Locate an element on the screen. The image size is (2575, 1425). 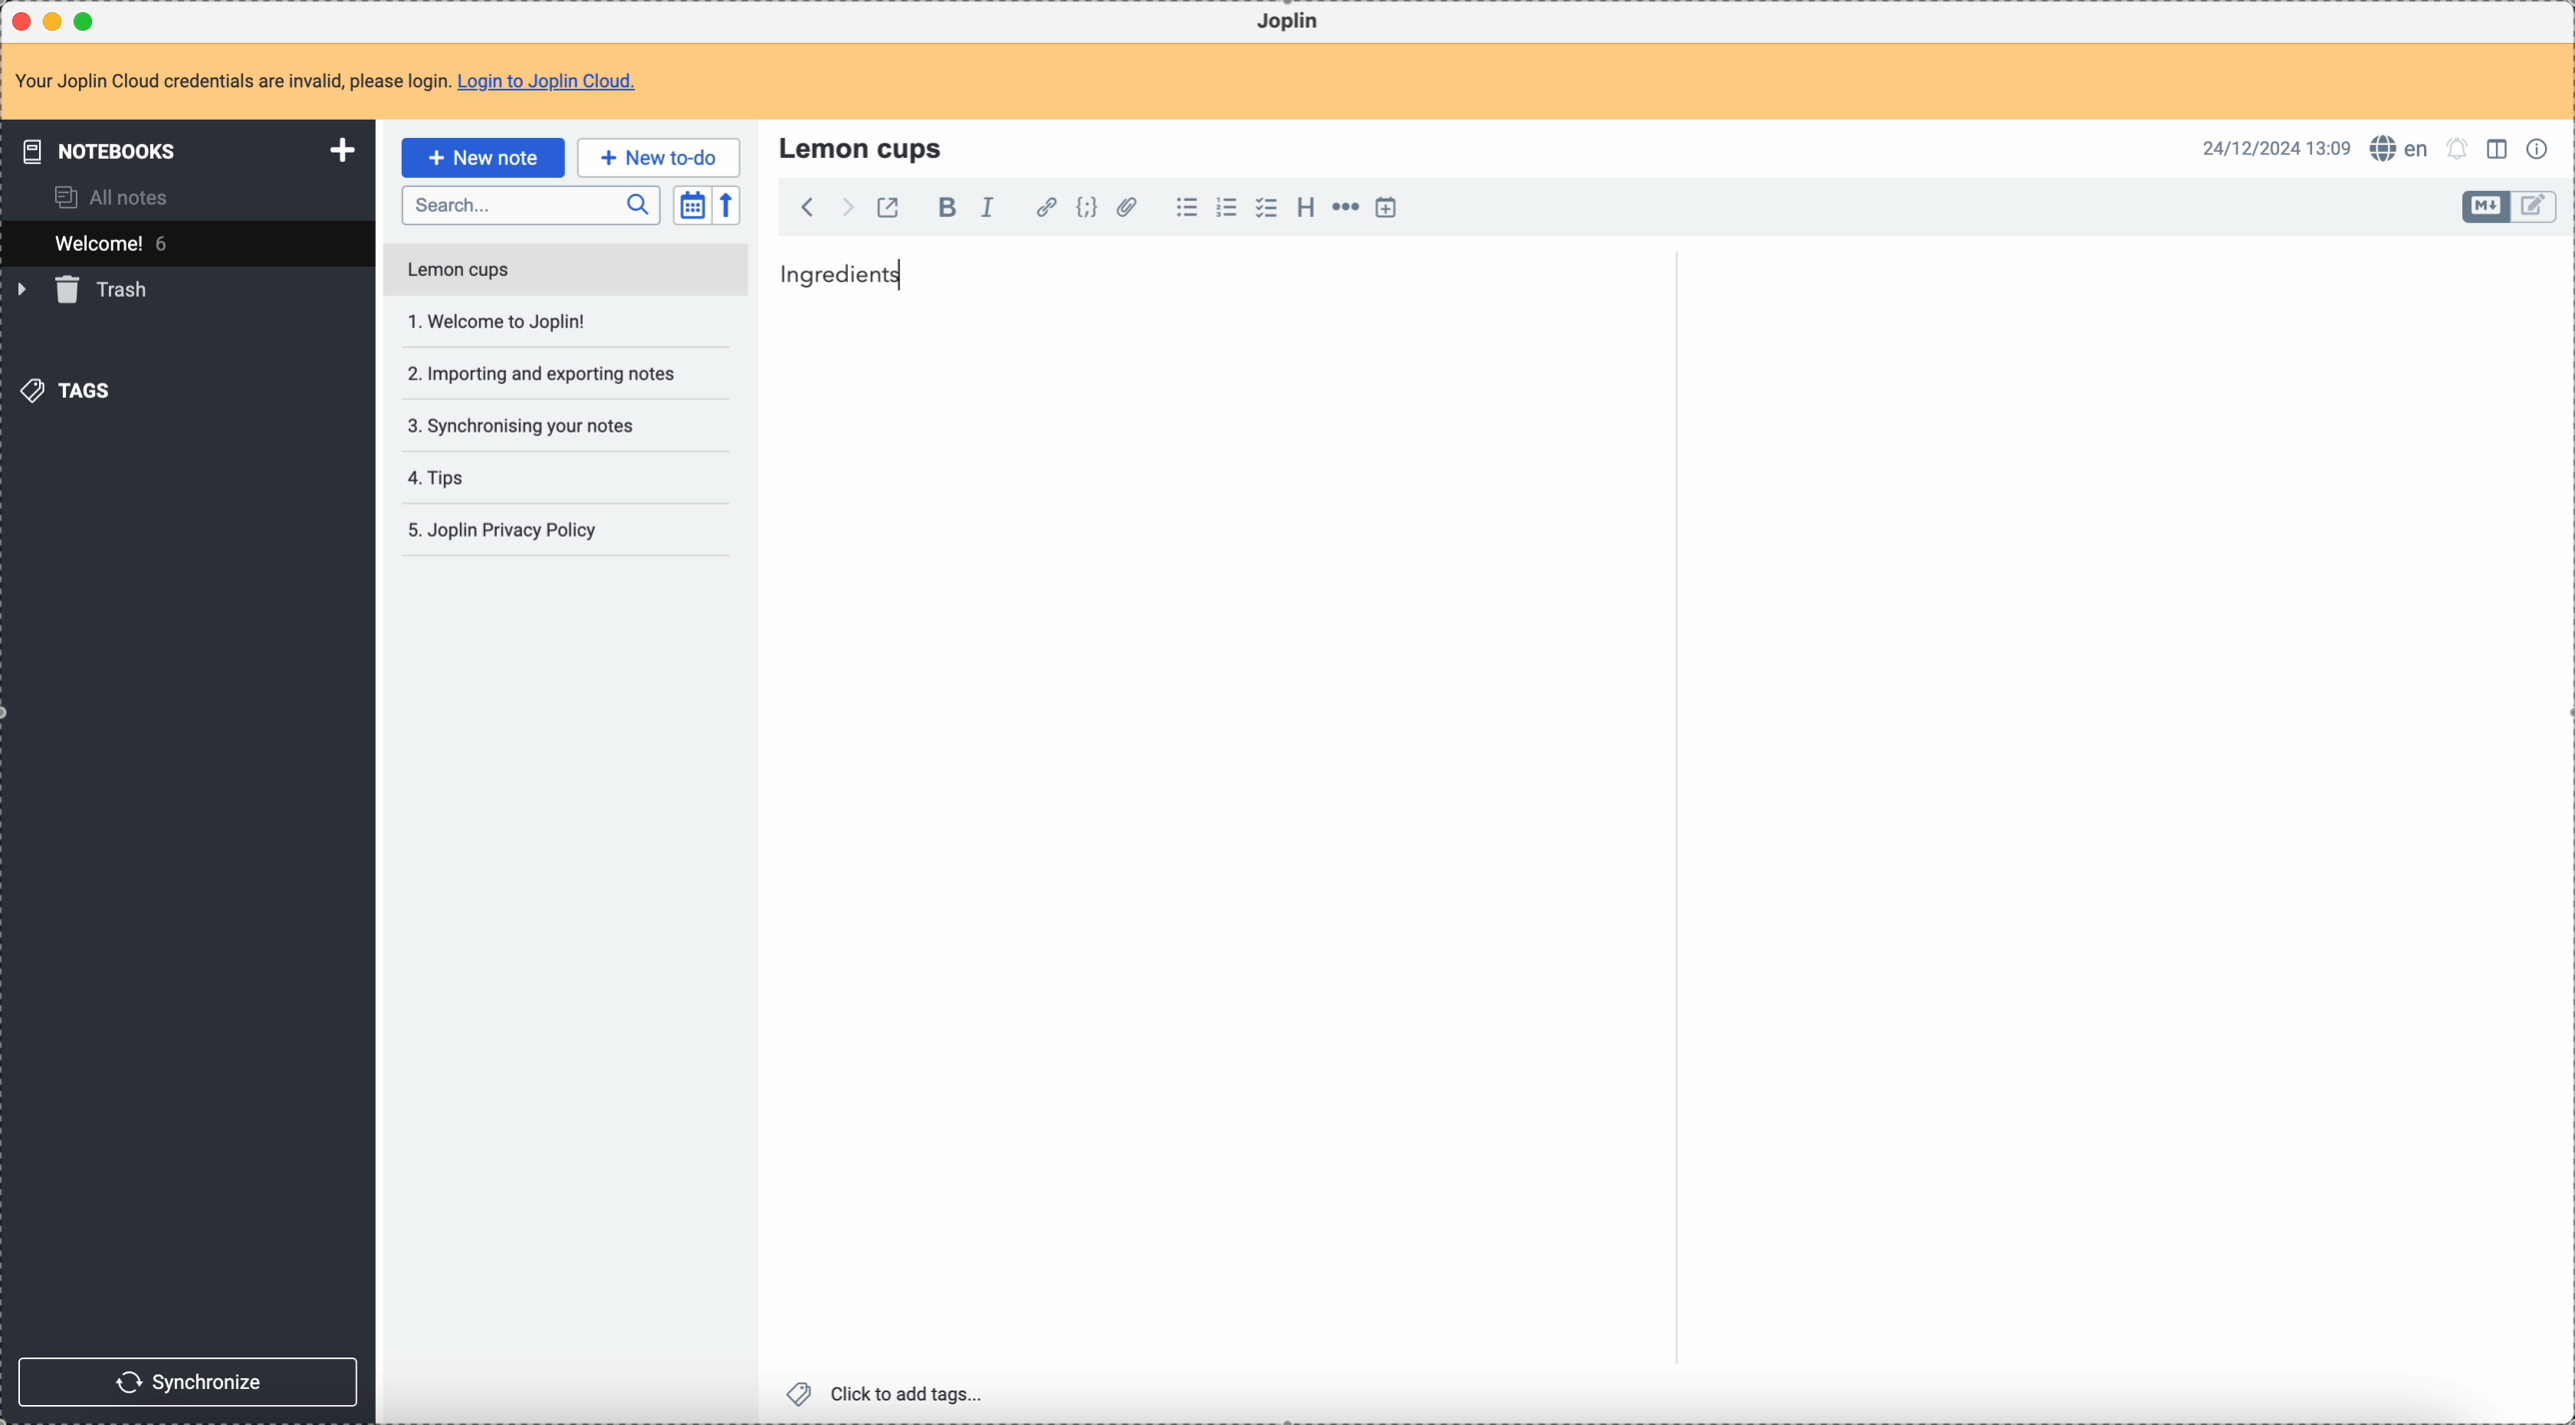
toggle external editing is located at coordinates (886, 211).